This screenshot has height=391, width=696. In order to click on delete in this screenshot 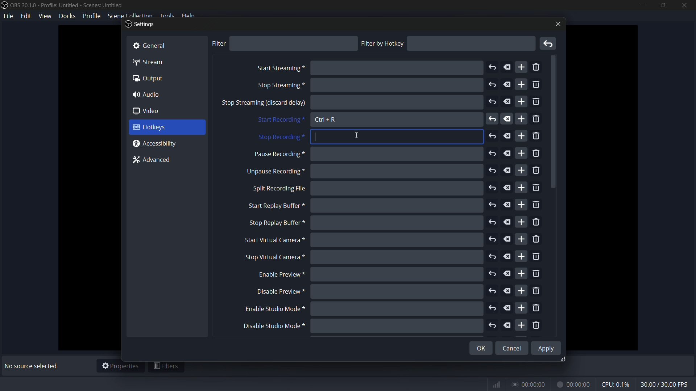, I will do `click(507, 153)`.